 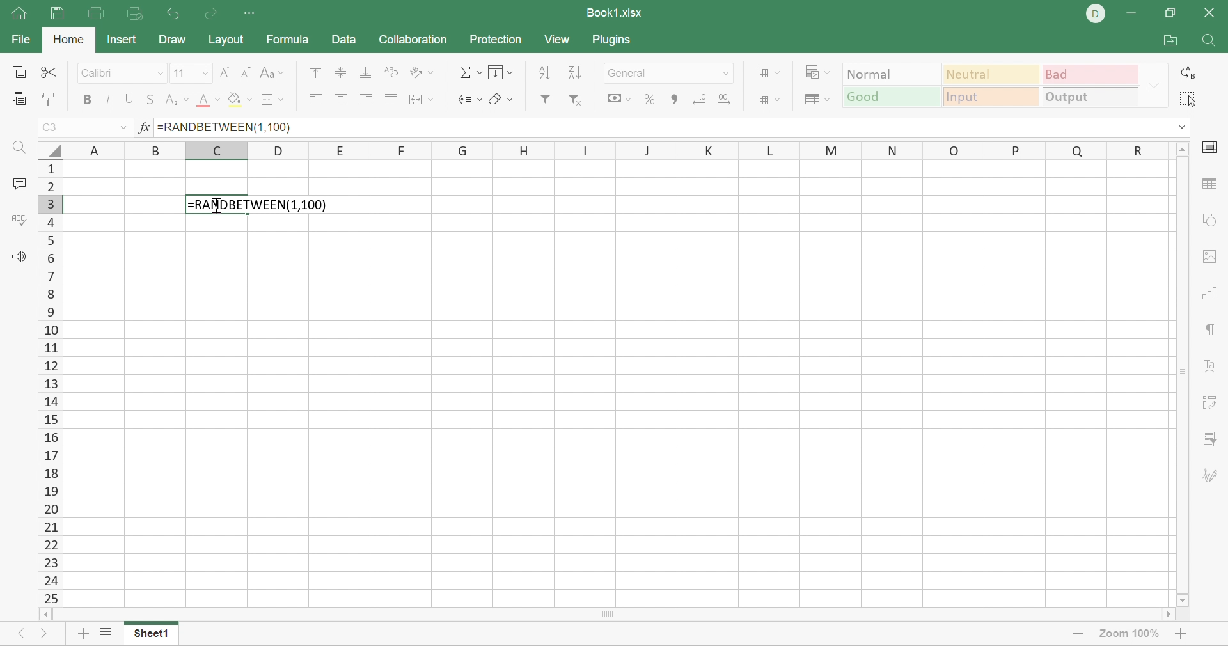 What do you see at coordinates (207, 73) in the screenshot?
I see `Drop Down` at bounding box center [207, 73].